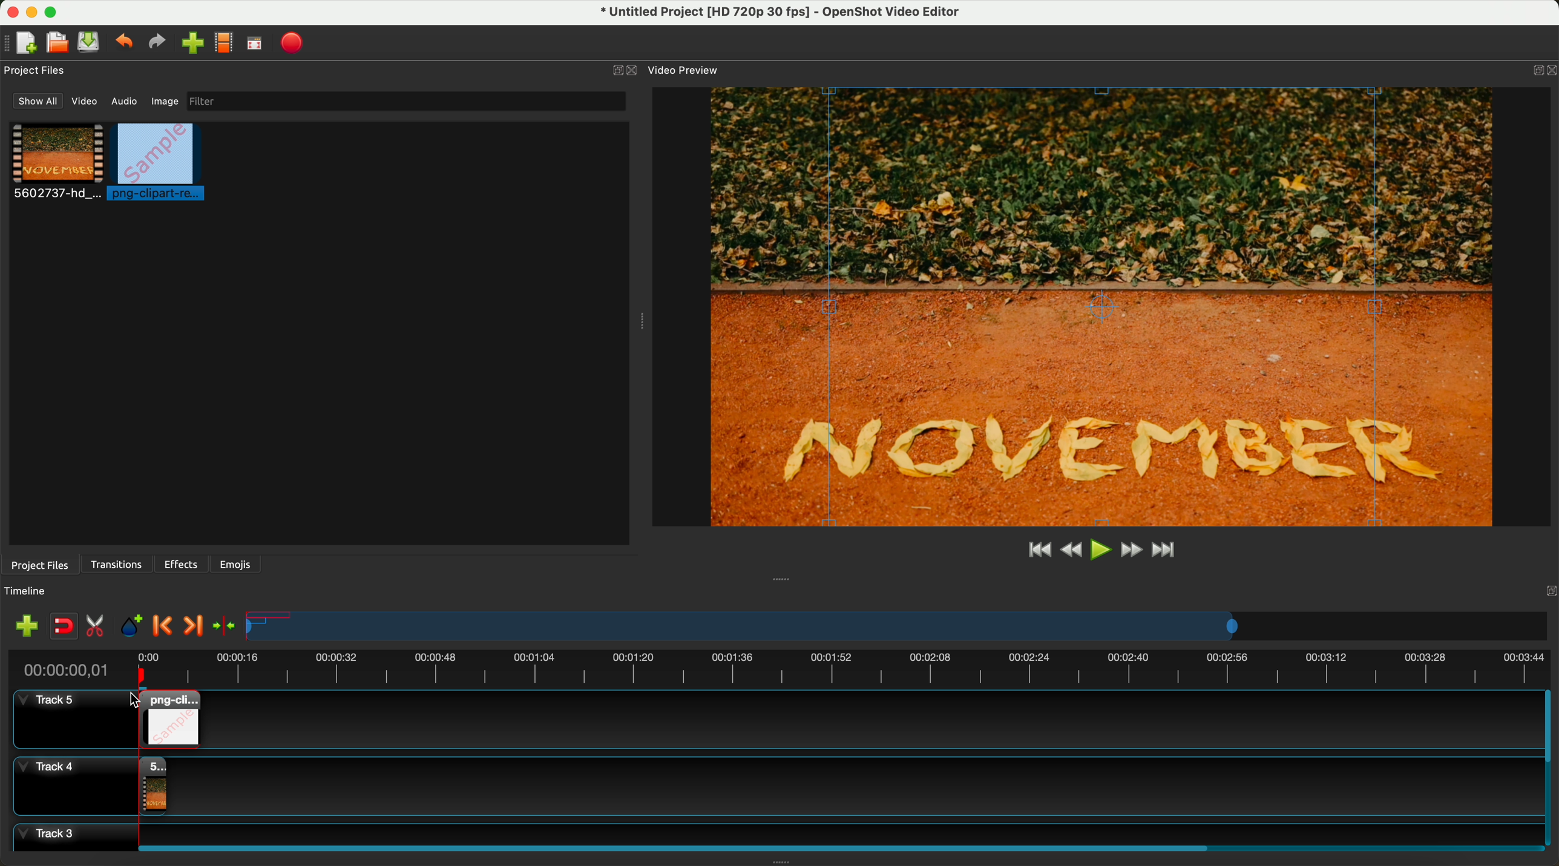  I want to click on track 5, so click(64, 720).